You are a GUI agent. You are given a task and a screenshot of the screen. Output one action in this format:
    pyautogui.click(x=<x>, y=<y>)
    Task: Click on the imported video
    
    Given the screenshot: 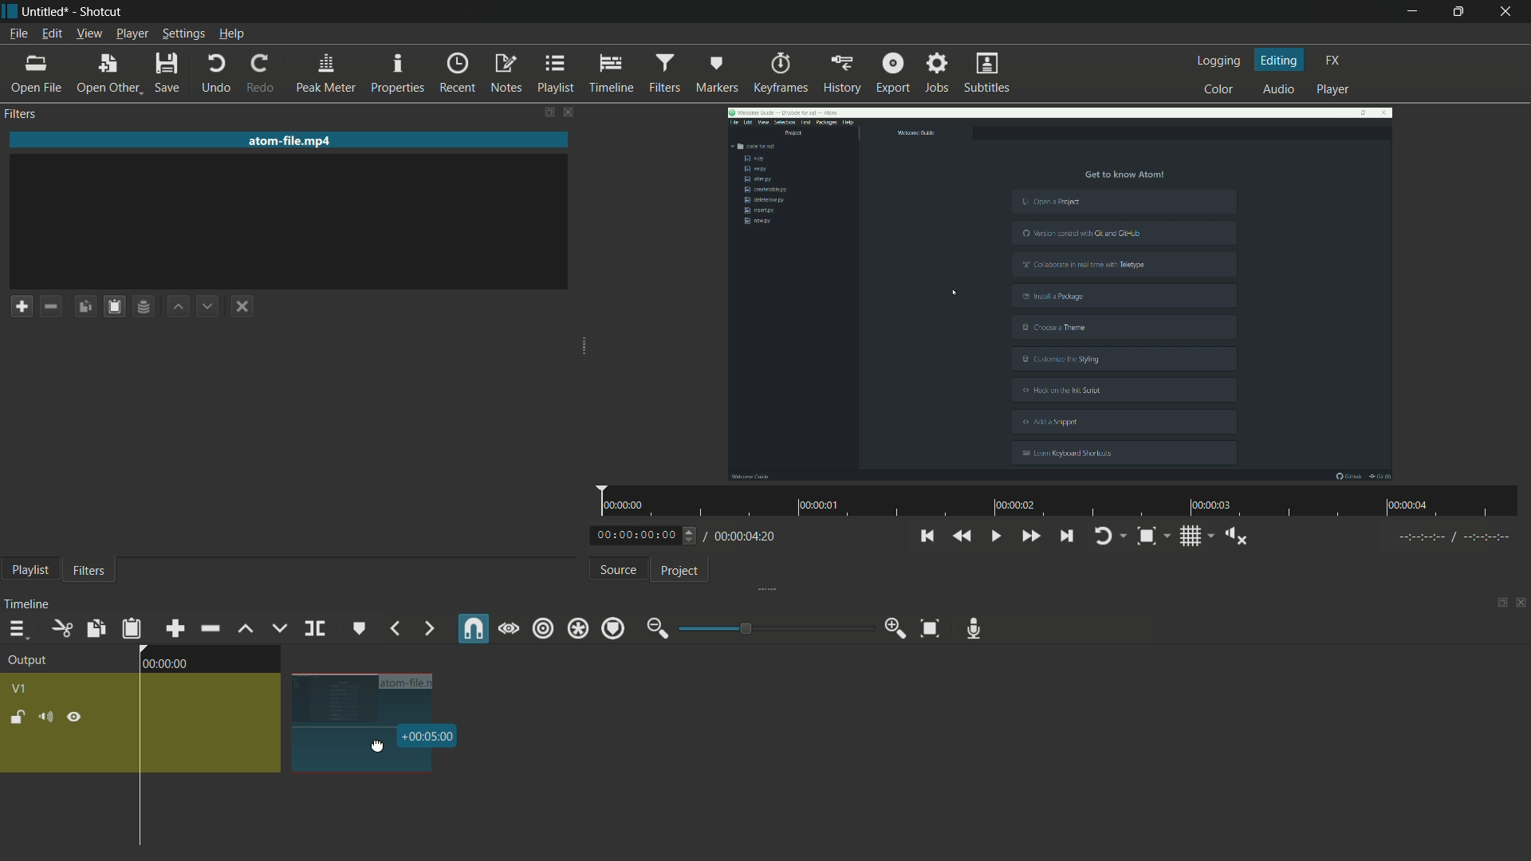 What is the action you would take?
    pyautogui.click(x=1061, y=295)
    